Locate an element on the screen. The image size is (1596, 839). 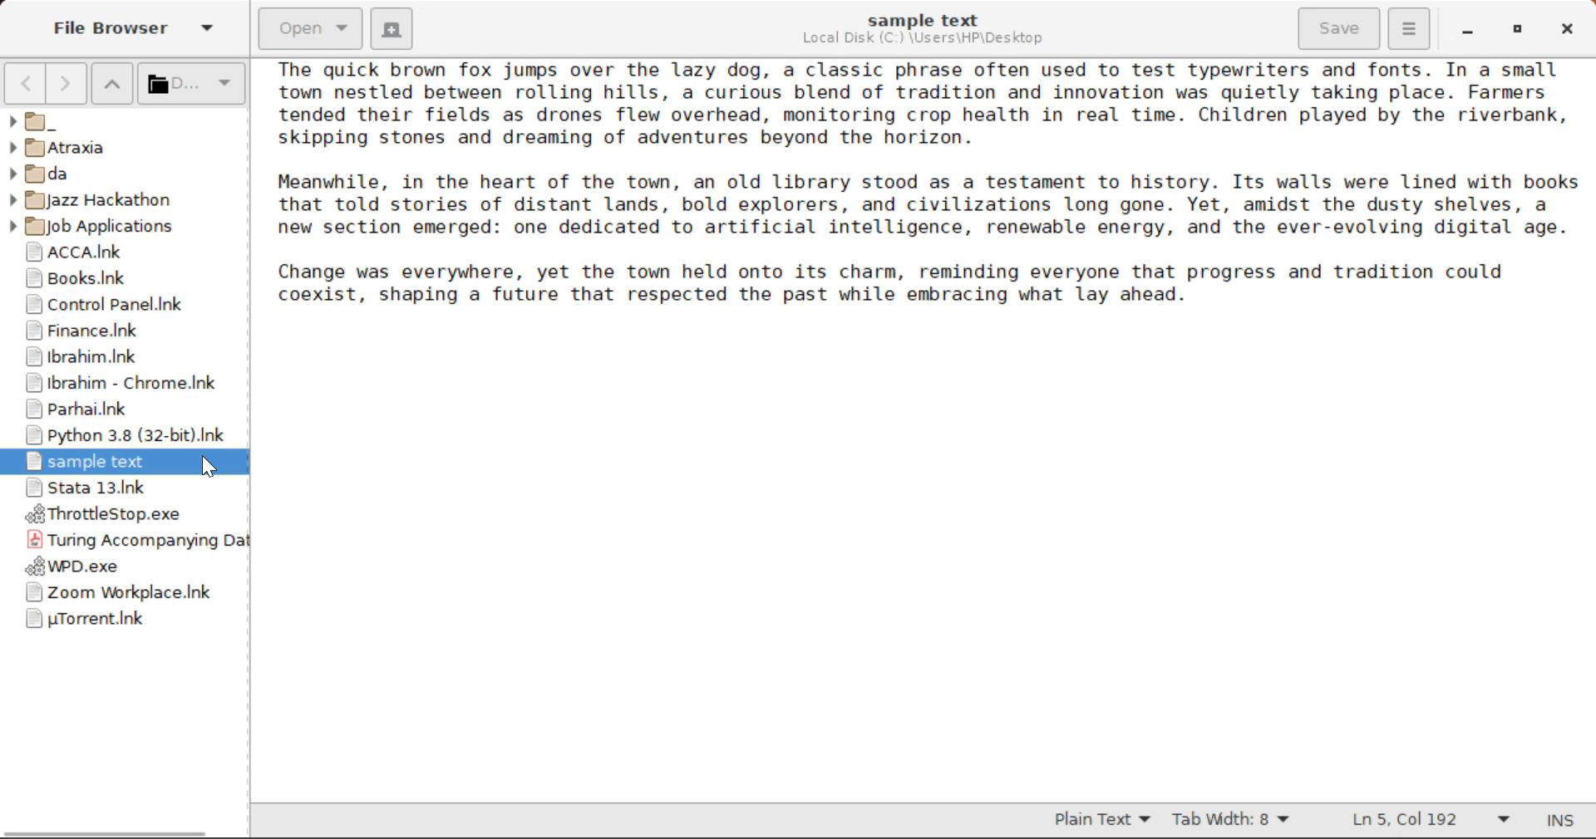
Line & Character Count is located at coordinates (1428, 822).